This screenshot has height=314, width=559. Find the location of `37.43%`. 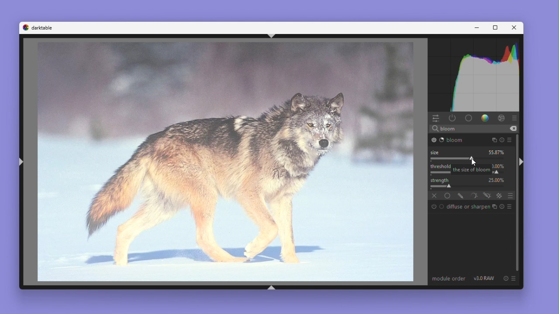

37.43% is located at coordinates (497, 152).